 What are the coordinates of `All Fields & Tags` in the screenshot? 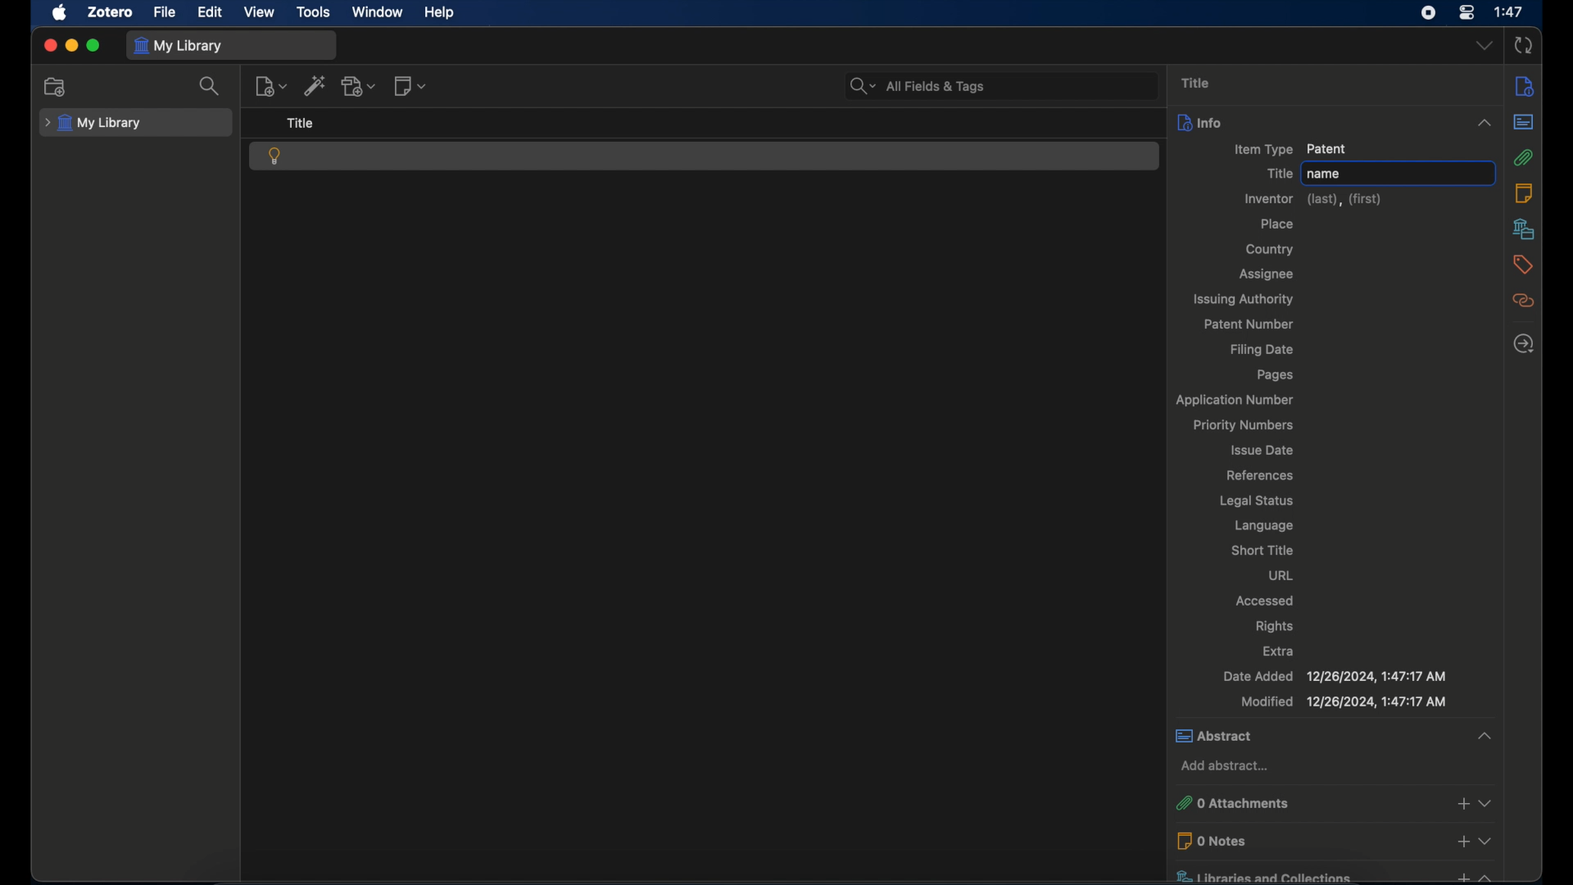 It's located at (1000, 84).